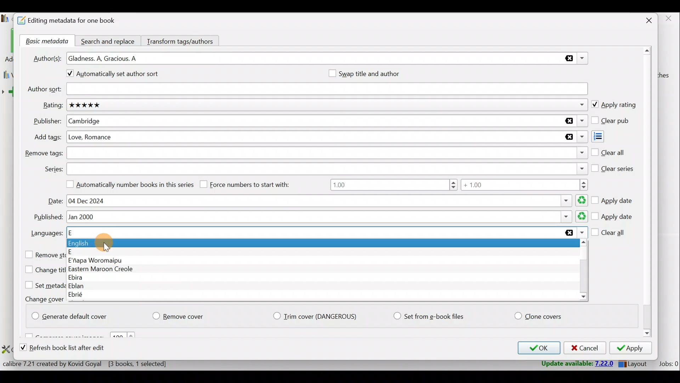  I want to click on Swap title and author, so click(377, 73).